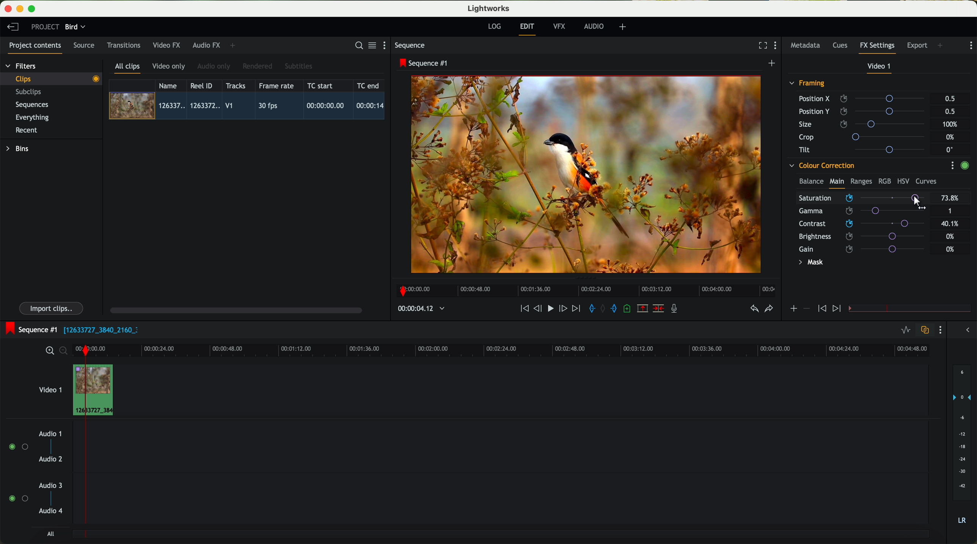 This screenshot has height=544, width=977. What do you see at coordinates (809, 263) in the screenshot?
I see `mask` at bounding box center [809, 263].